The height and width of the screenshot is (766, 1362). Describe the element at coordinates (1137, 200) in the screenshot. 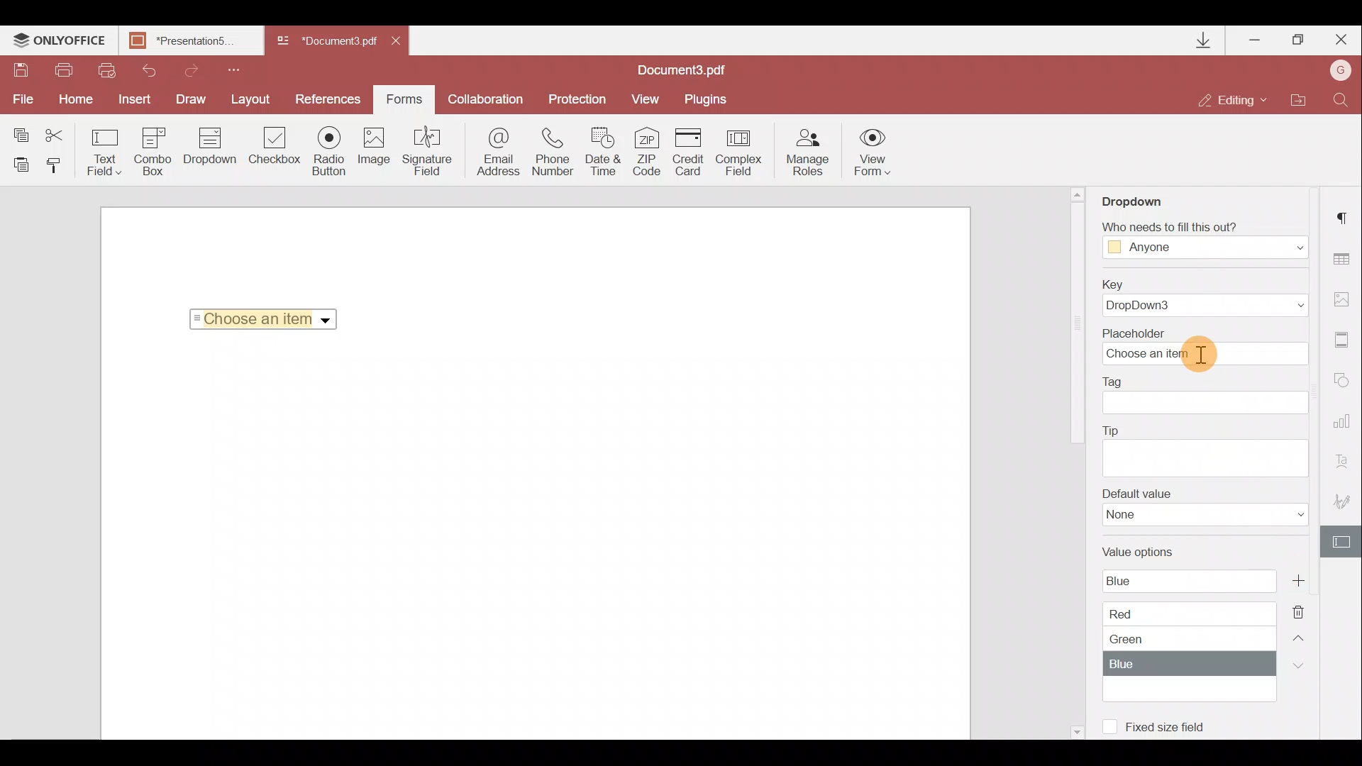

I see `Dropdown` at that location.